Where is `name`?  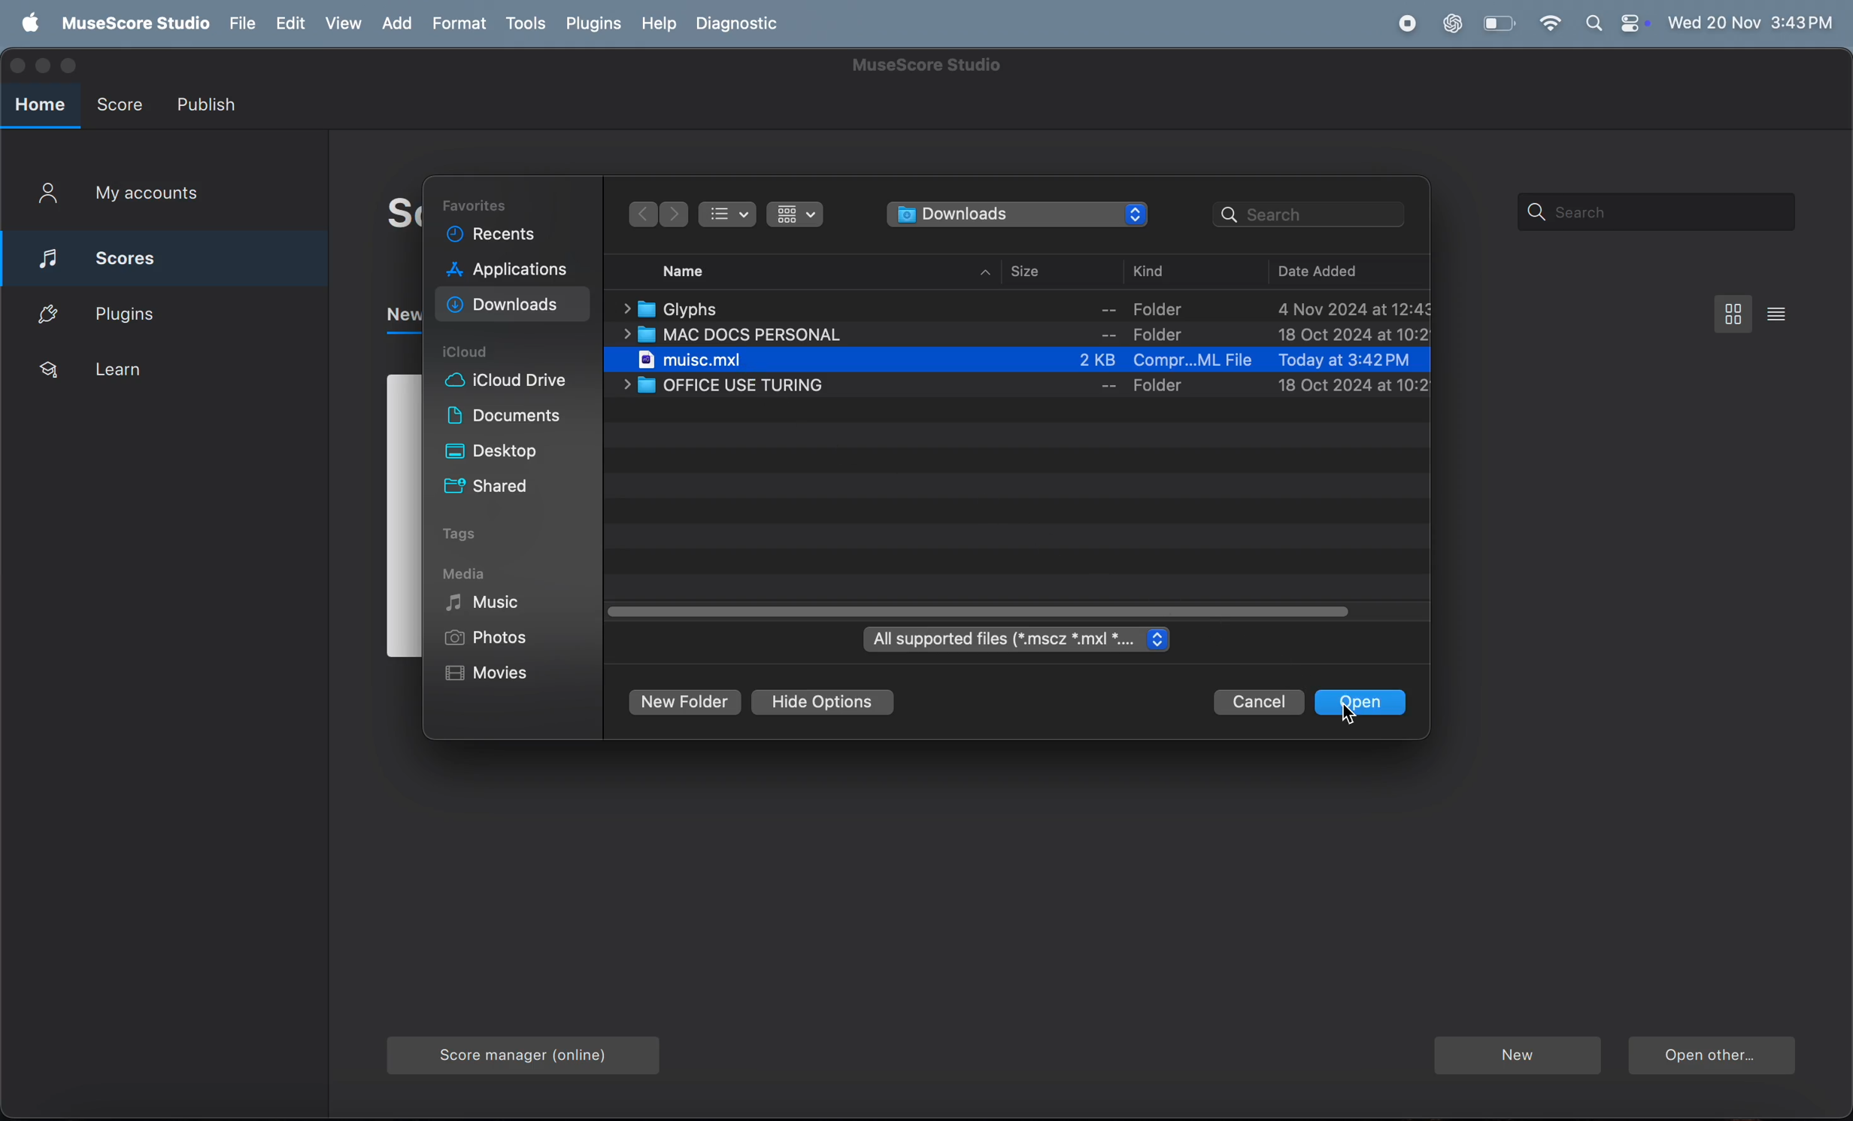
name is located at coordinates (688, 270).